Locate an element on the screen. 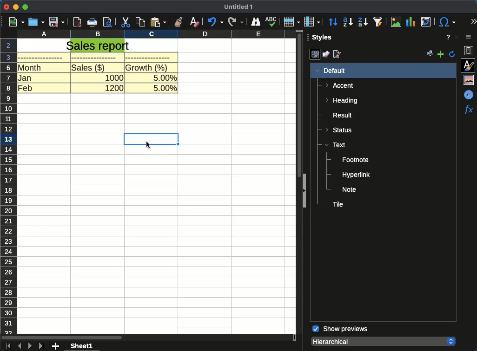 This screenshot has width=477, height=351. print preview is located at coordinates (108, 22).